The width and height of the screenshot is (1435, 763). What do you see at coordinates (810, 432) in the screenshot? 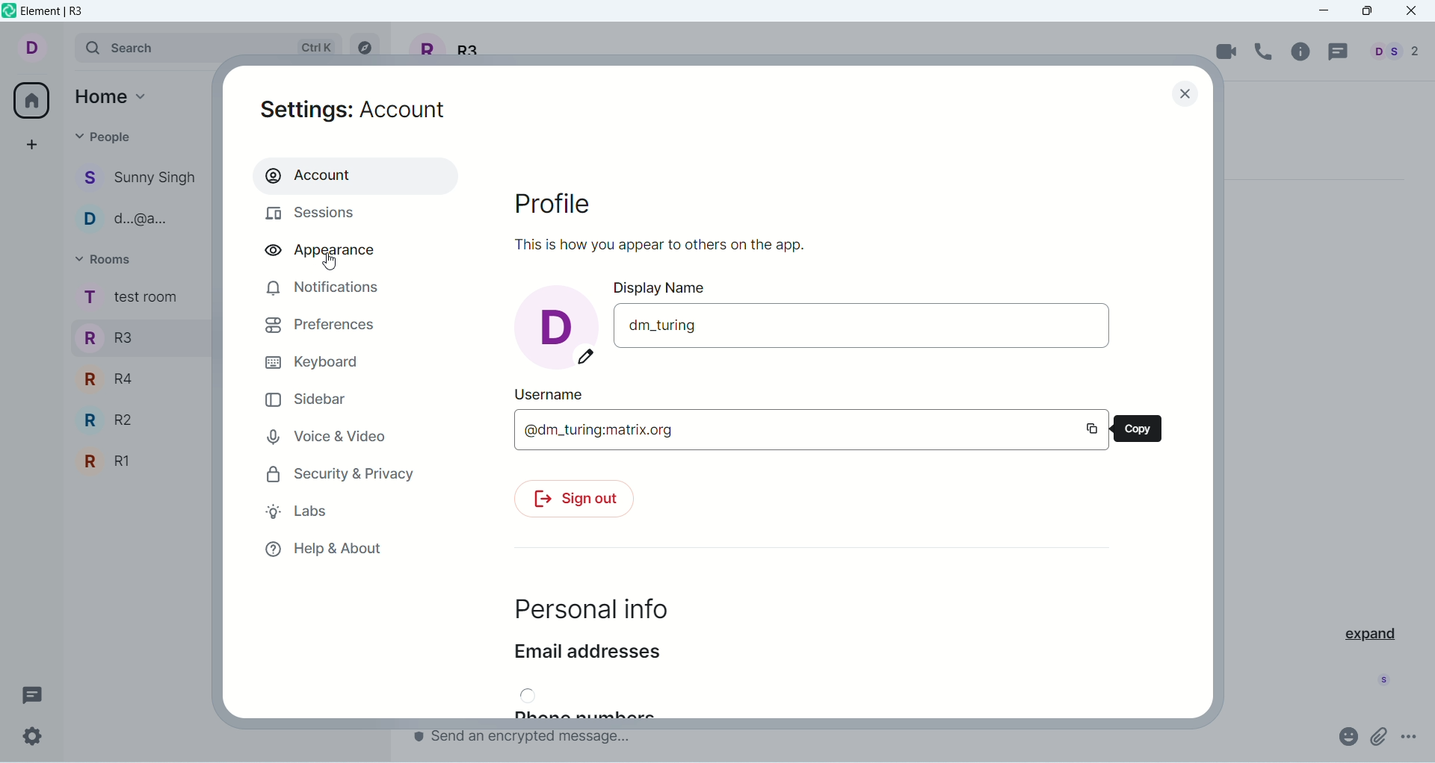
I see `username` at bounding box center [810, 432].